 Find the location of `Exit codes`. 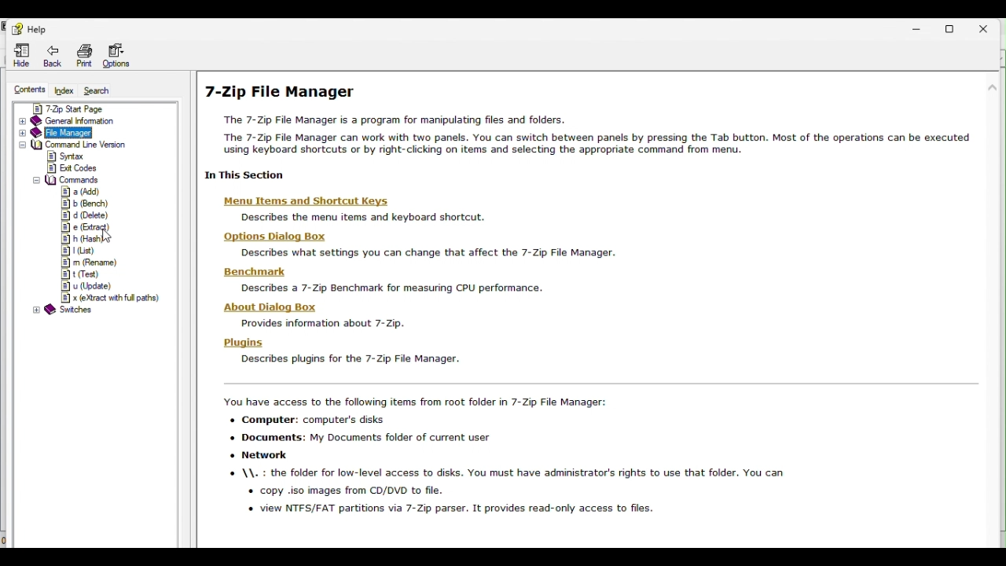

Exit codes is located at coordinates (71, 168).